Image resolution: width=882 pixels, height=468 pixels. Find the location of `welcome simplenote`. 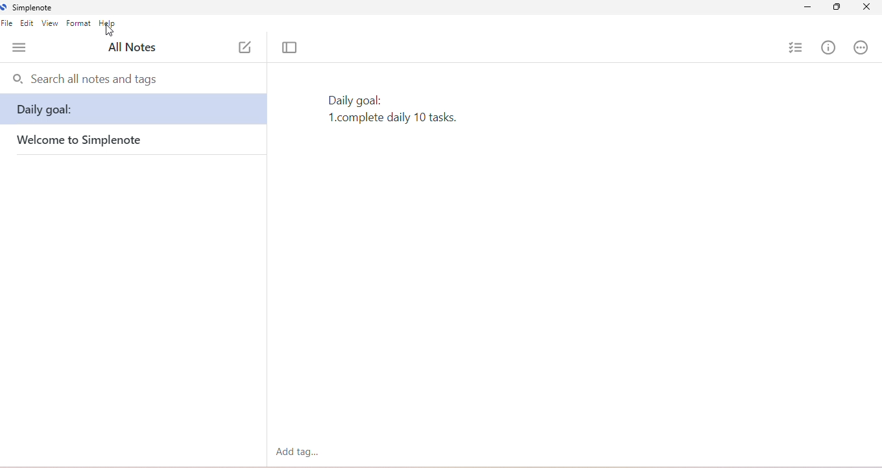

welcome simplenote is located at coordinates (80, 141).